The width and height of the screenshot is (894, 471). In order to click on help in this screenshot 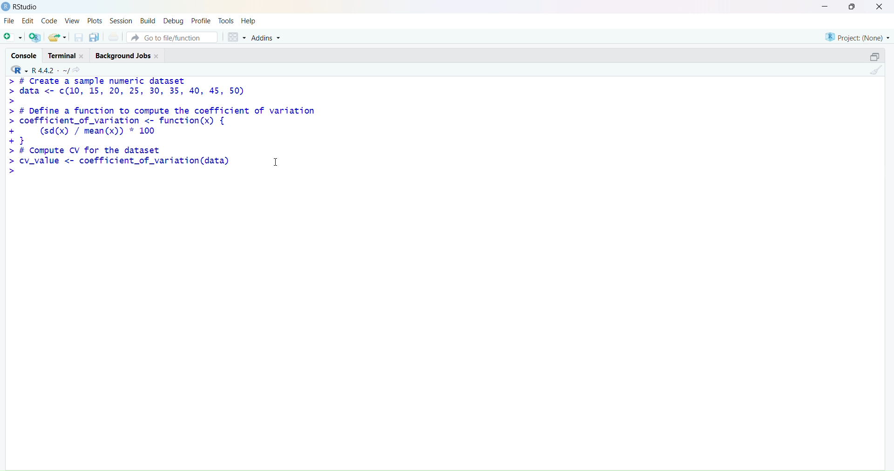, I will do `click(249, 21)`.